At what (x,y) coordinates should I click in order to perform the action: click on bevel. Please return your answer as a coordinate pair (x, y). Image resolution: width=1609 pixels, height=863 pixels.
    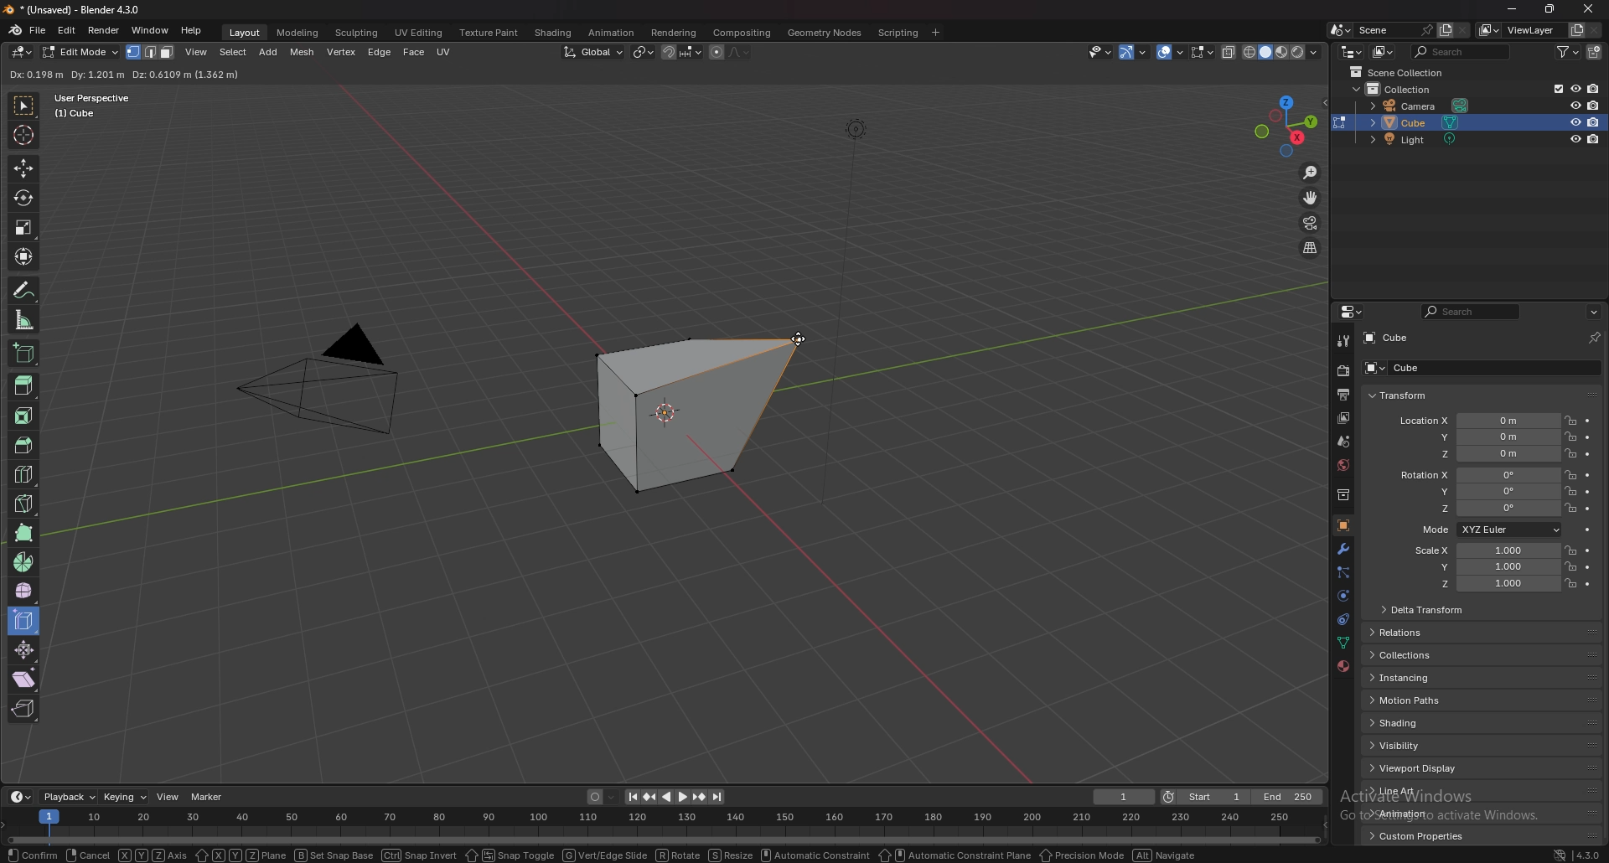
    Looking at the image, I should click on (22, 445).